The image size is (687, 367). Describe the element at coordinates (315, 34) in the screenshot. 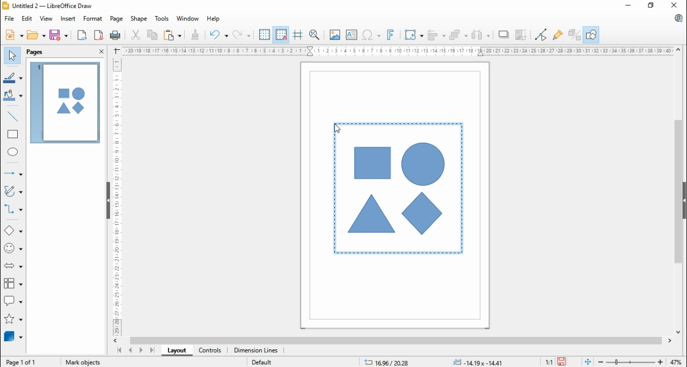

I see `pan and zoom` at that location.